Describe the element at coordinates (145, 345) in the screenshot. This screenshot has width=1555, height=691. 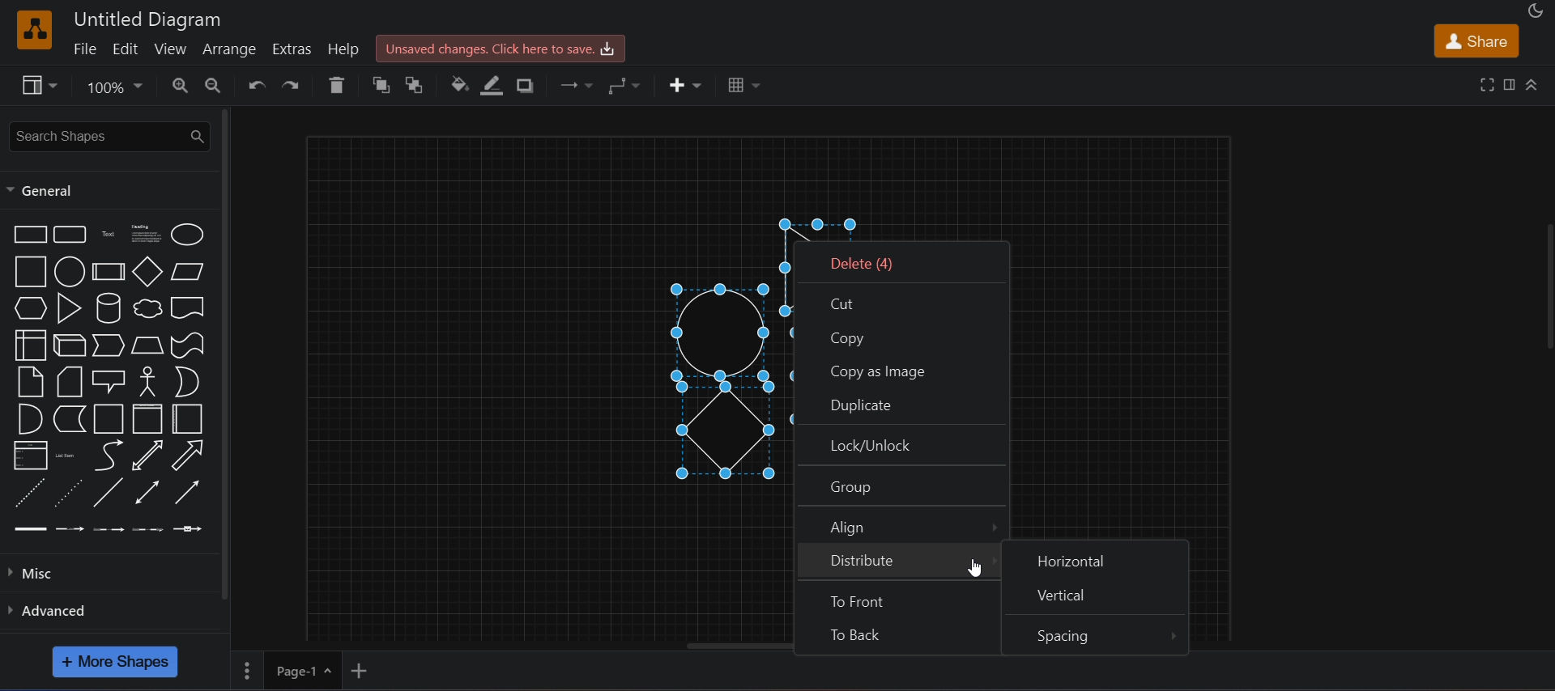
I see `trapezoid` at that location.